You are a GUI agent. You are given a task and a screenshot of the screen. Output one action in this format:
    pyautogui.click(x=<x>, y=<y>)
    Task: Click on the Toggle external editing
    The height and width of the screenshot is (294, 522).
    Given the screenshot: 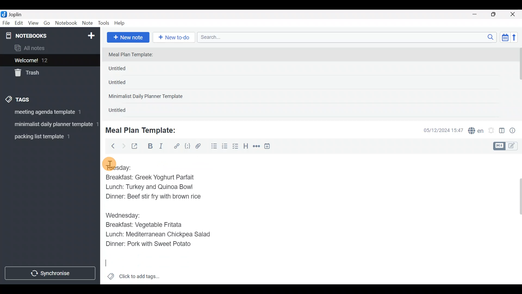 What is the action you would take?
    pyautogui.click(x=136, y=146)
    